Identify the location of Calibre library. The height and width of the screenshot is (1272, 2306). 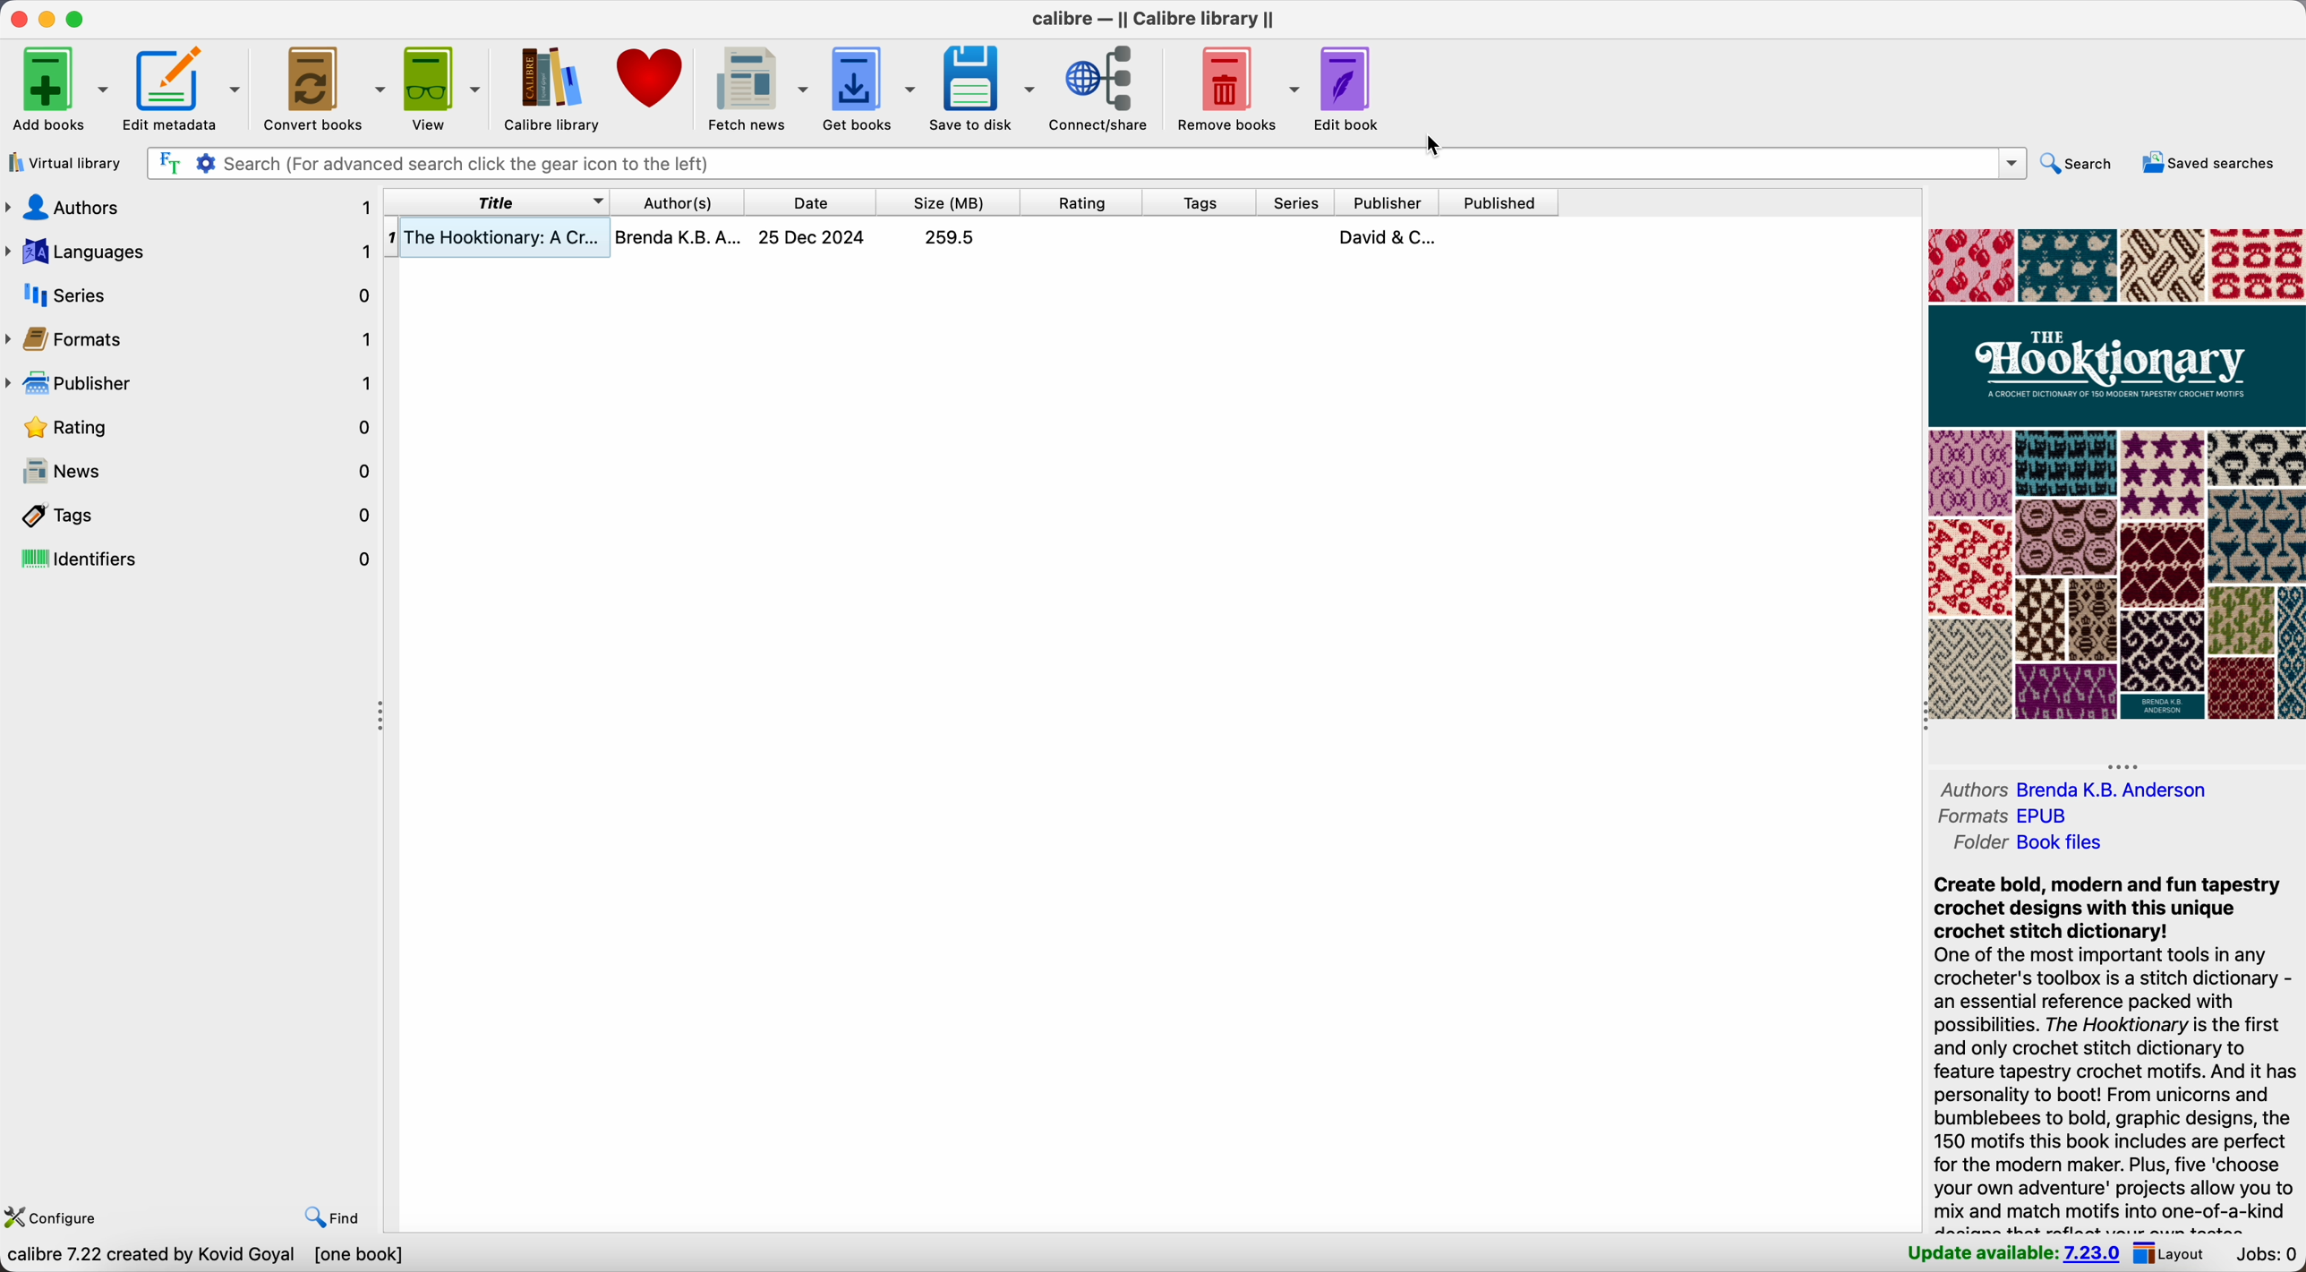
(550, 87).